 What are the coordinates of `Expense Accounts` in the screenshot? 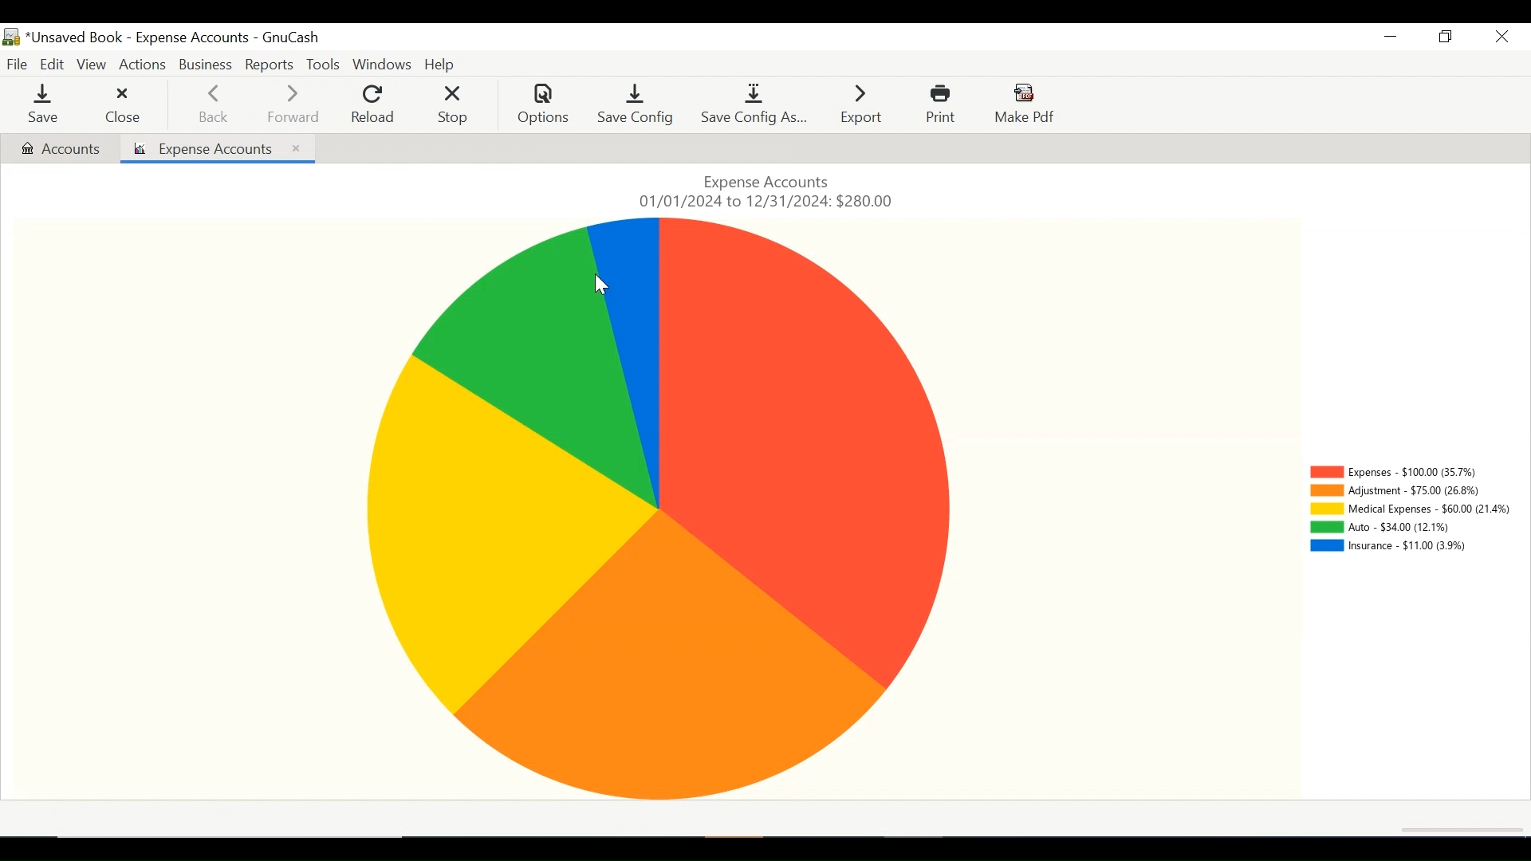 It's located at (217, 146).